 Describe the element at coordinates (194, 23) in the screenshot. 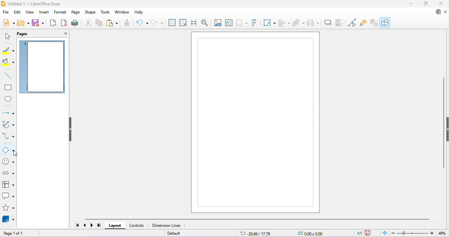

I see `show helplines while moving` at that location.